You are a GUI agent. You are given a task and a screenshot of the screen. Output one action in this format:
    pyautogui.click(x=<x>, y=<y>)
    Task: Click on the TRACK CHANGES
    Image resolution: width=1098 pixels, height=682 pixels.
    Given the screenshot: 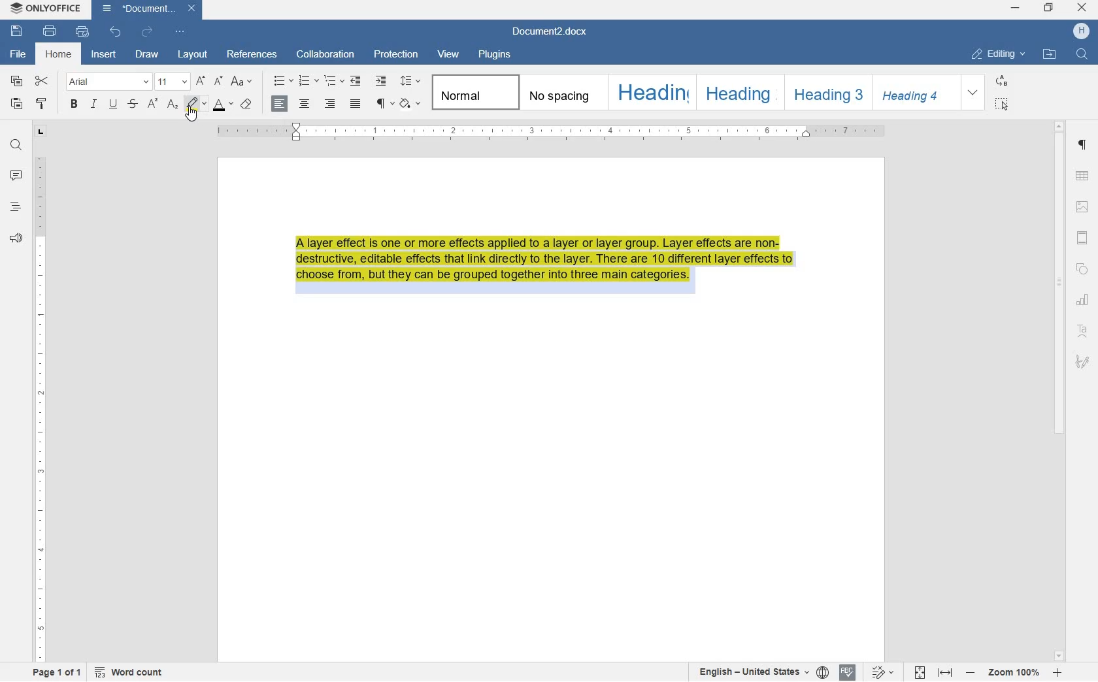 What is the action you would take?
    pyautogui.click(x=884, y=673)
    